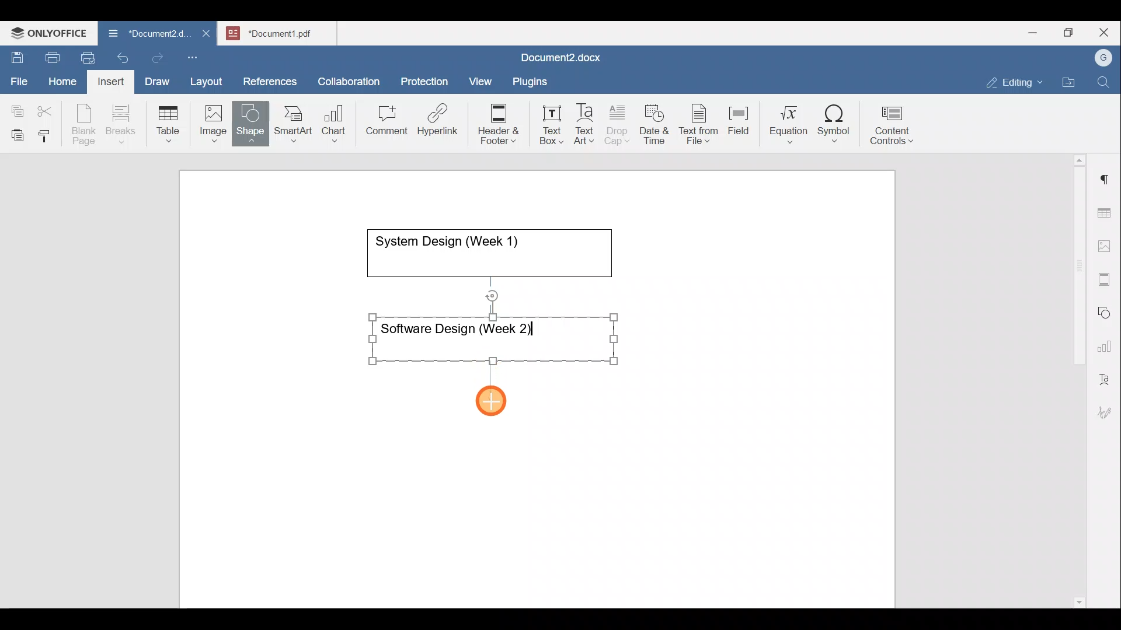  Describe the element at coordinates (791, 124) in the screenshot. I see `Equation` at that location.